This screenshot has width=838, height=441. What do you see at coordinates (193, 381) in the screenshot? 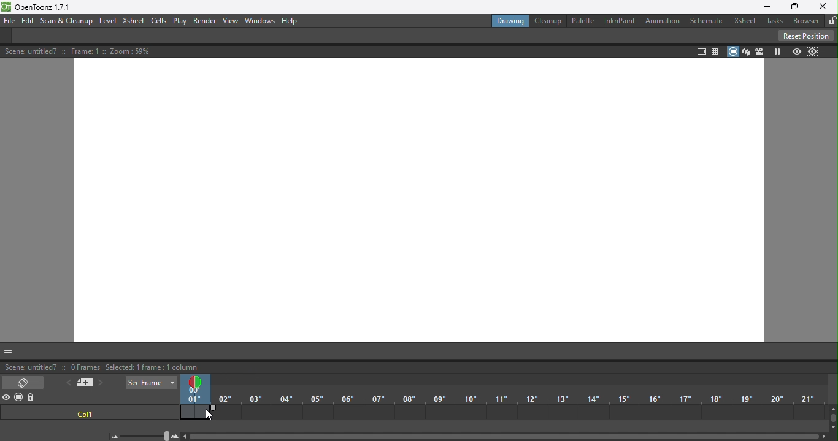
I see `Double click to toggle onion skin` at bounding box center [193, 381].